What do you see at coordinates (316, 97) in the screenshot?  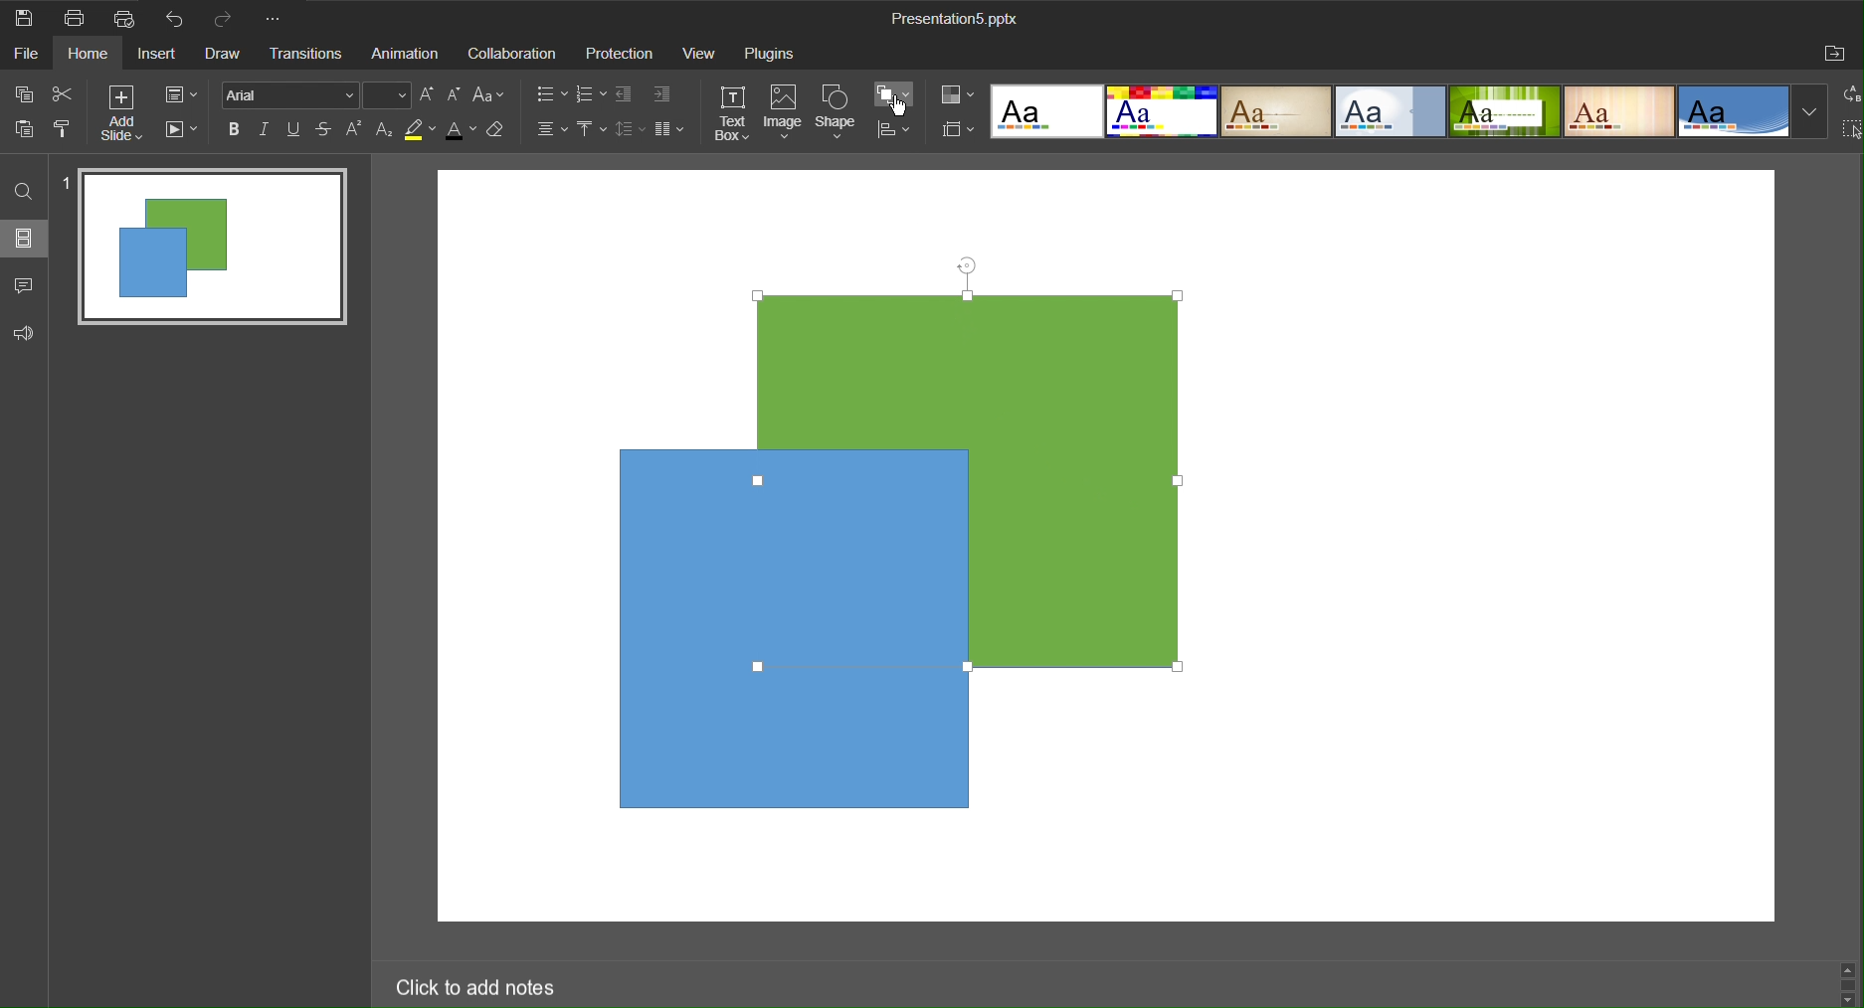 I see `Font Settings` at bounding box center [316, 97].